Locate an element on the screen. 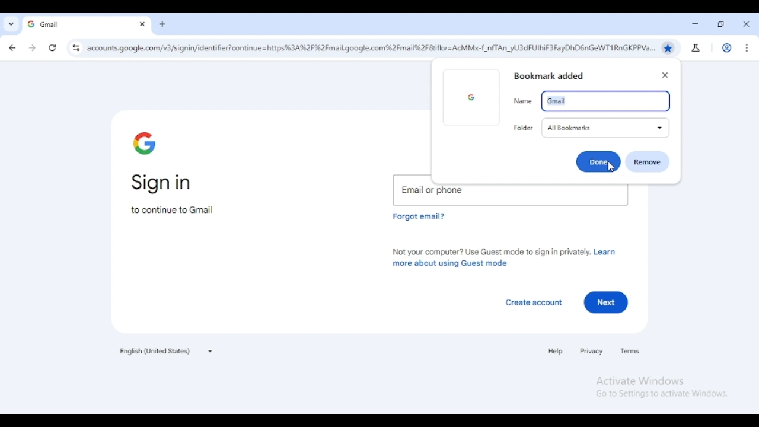  click to go back is located at coordinates (13, 49).